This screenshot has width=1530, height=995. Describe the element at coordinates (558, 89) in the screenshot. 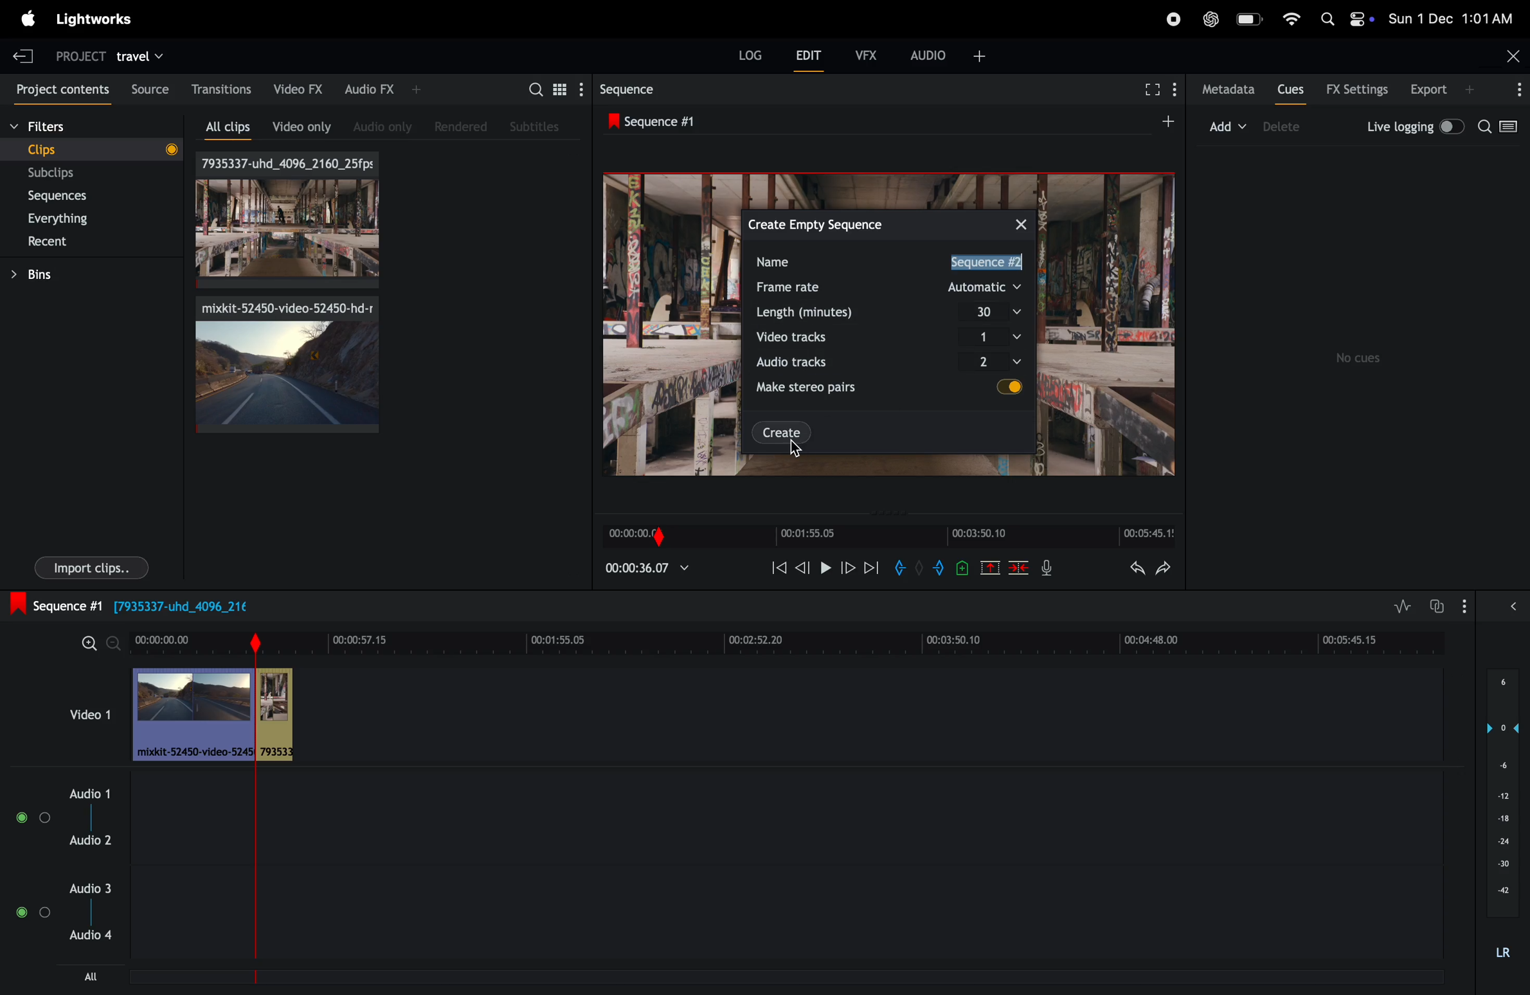

I see `toggle between list view` at that location.